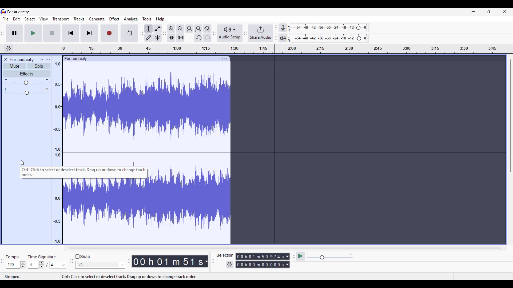 This screenshot has width=513, height=288. What do you see at coordinates (9, 49) in the screenshot?
I see `Timeline settings` at bounding box center [9, 49].